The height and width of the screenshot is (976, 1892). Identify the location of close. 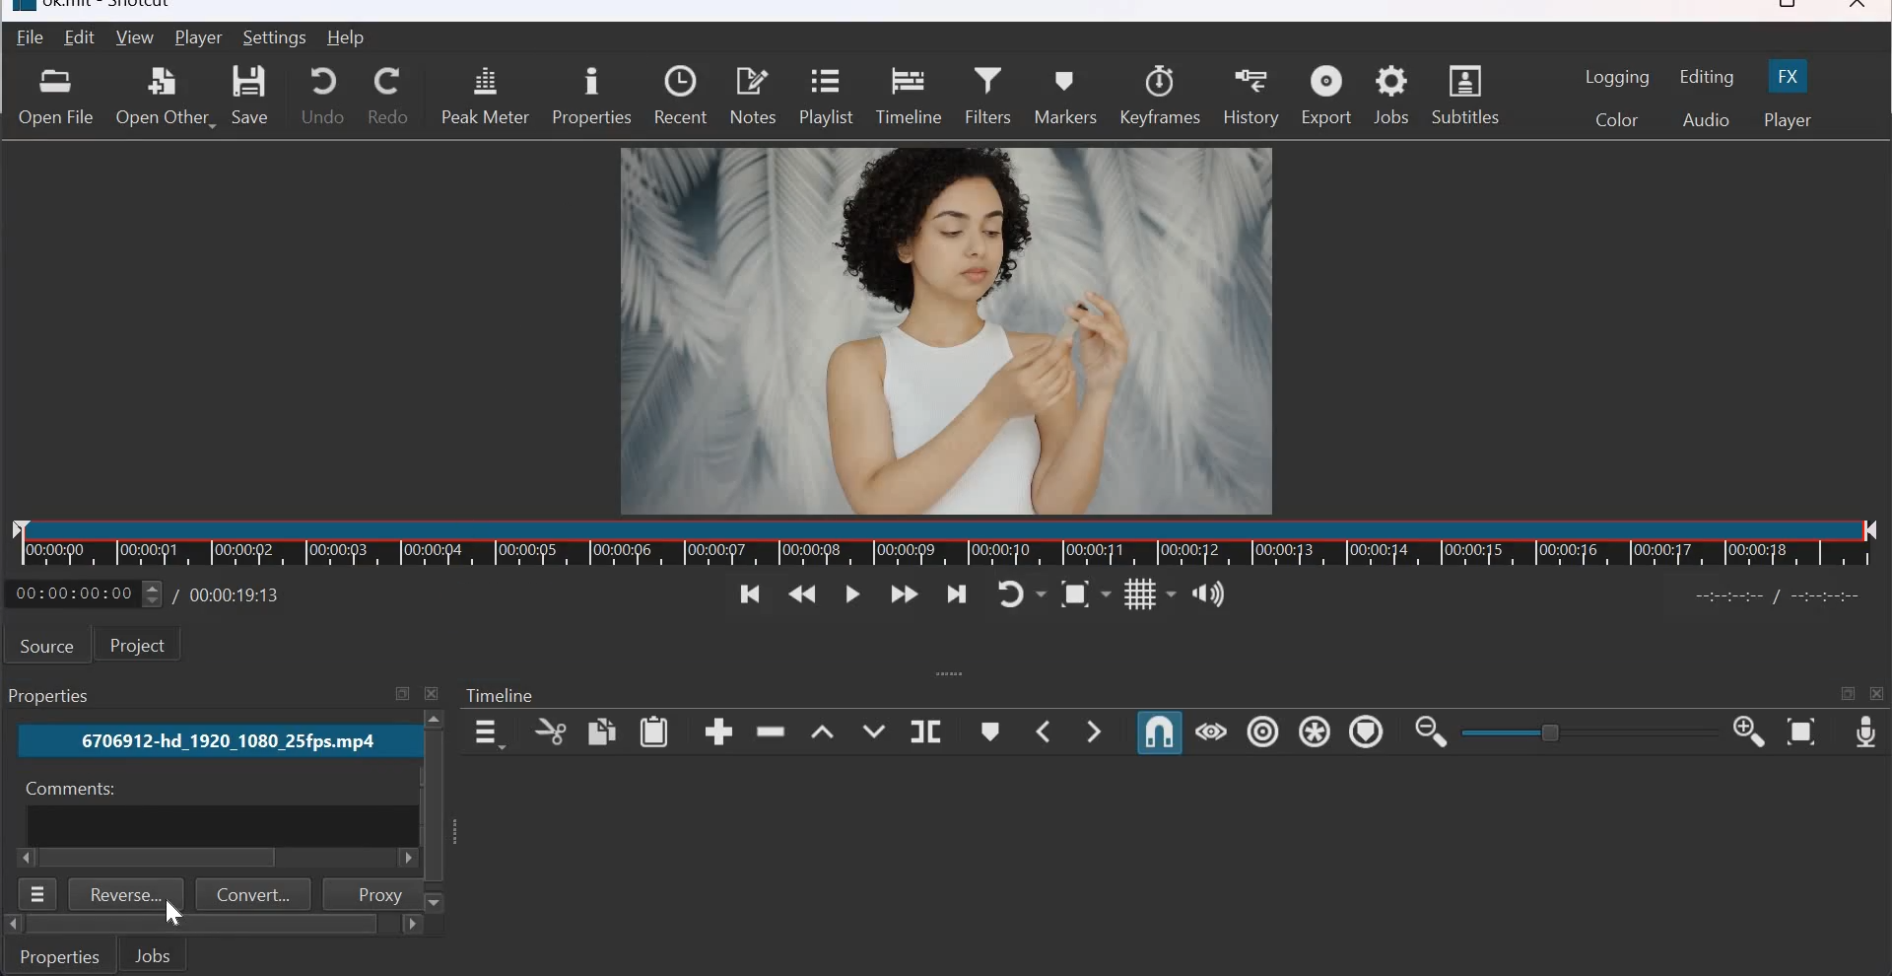
(1858, 8).